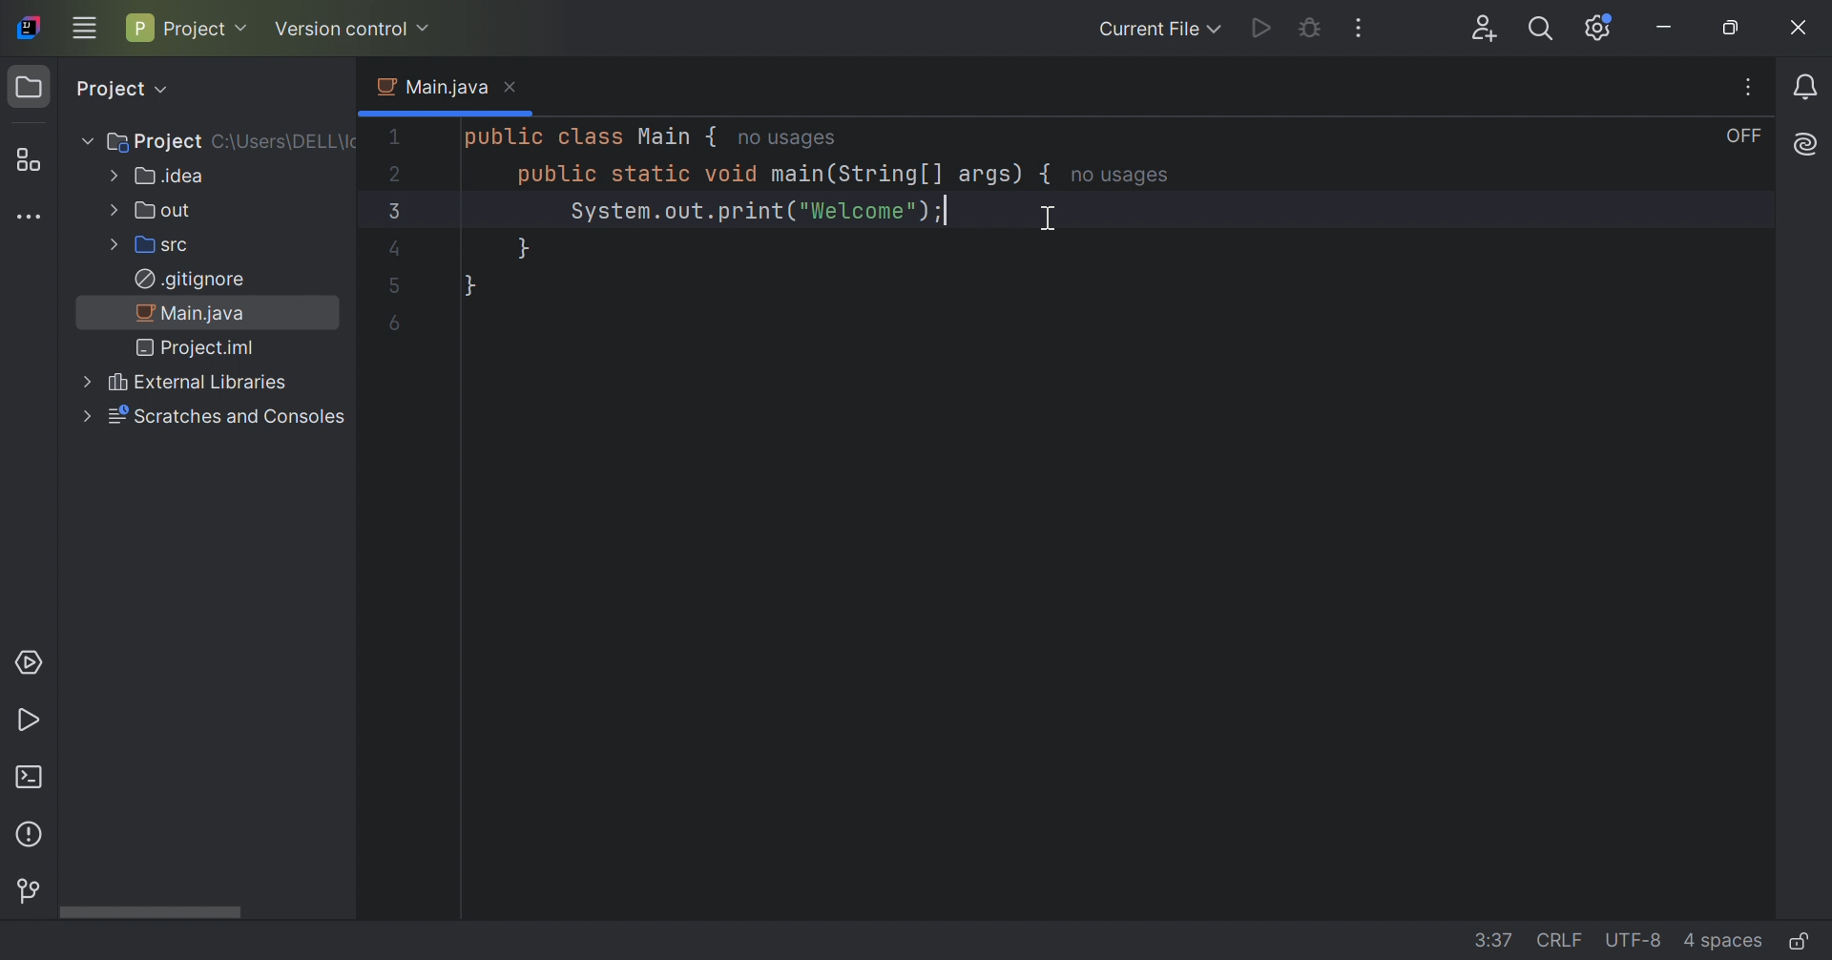 This screenshot has height=960, width=1832. What do you see at coordinates (785, 140) in the screenshot?
I see `no usages` at bounding box center [785, 140].